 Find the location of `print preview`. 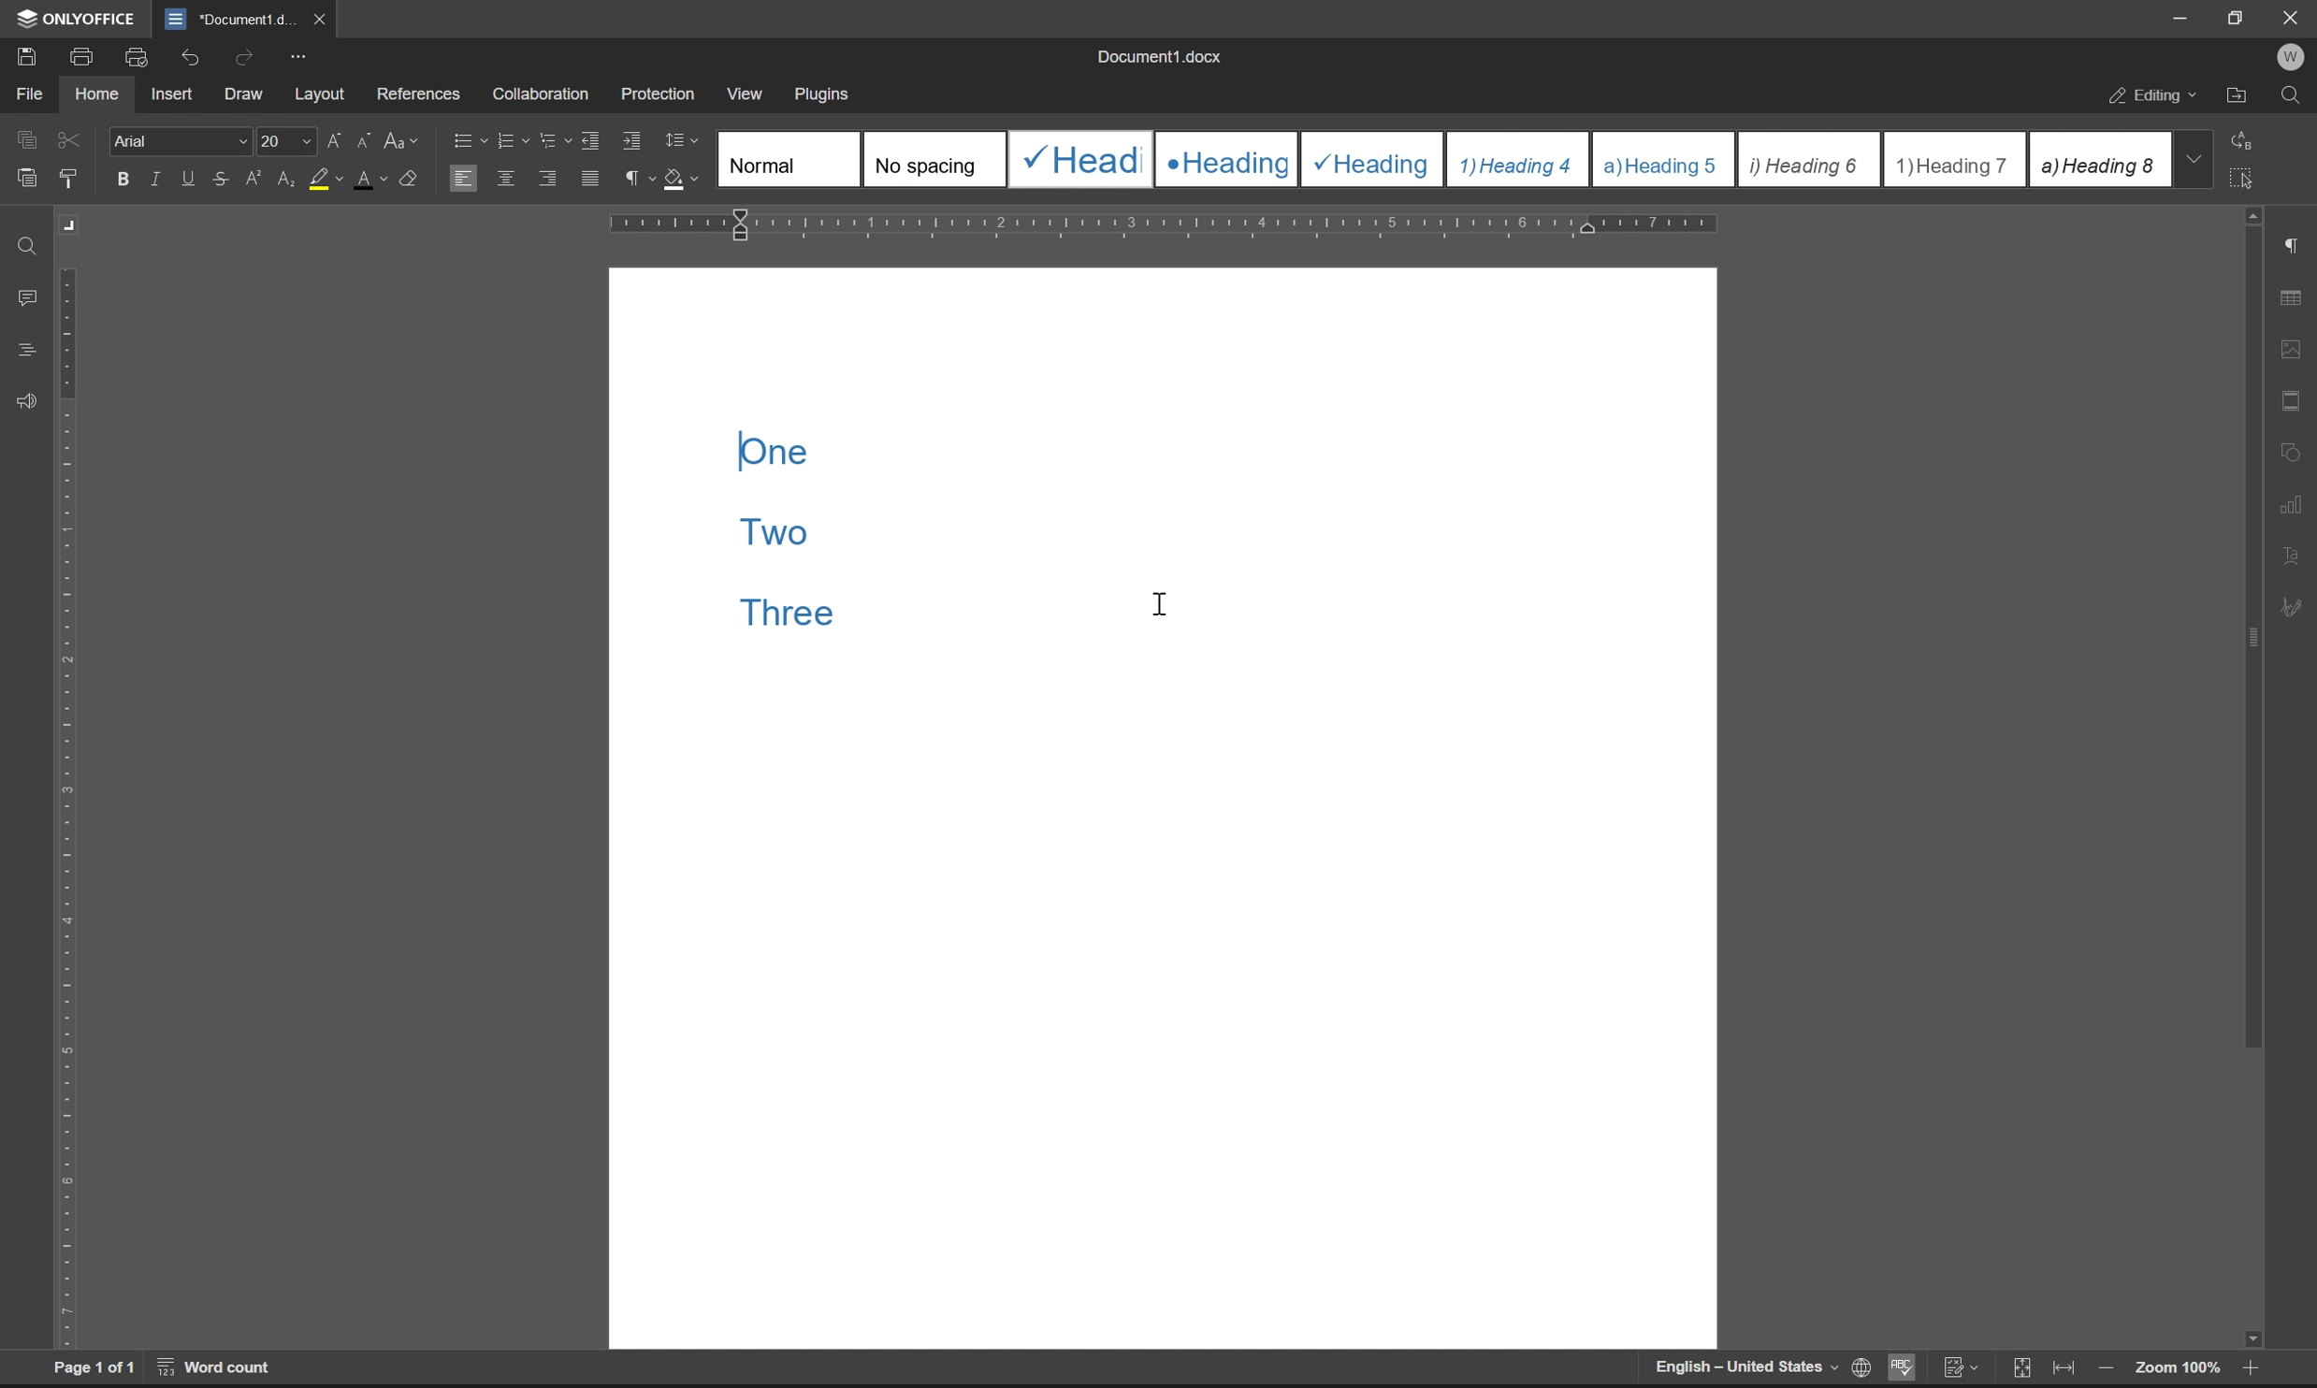

print preview is located at coordinates (139, 57).